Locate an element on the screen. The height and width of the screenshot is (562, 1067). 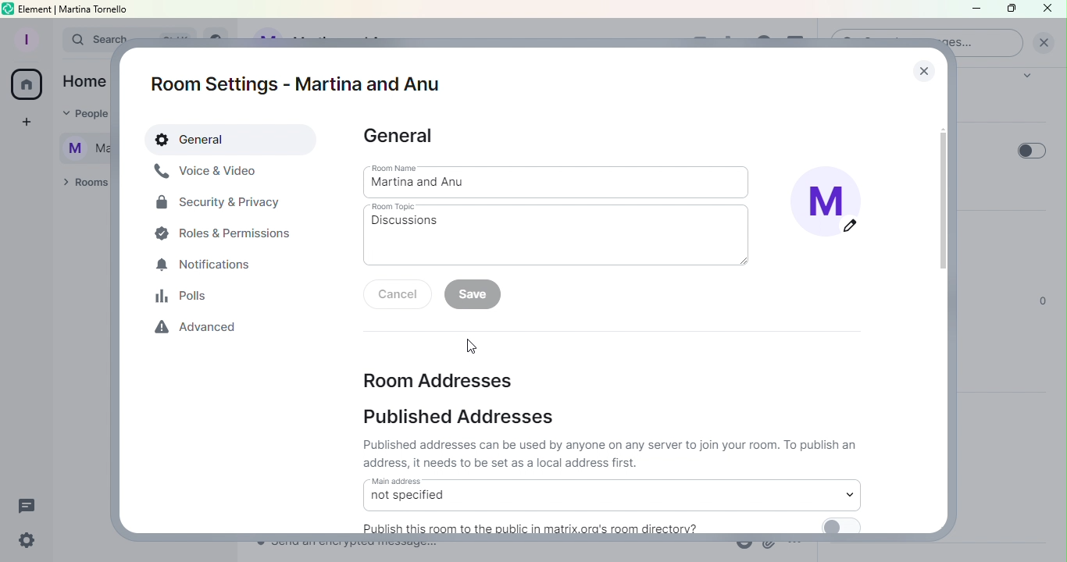
Display image is located at coordinates (833, 206).